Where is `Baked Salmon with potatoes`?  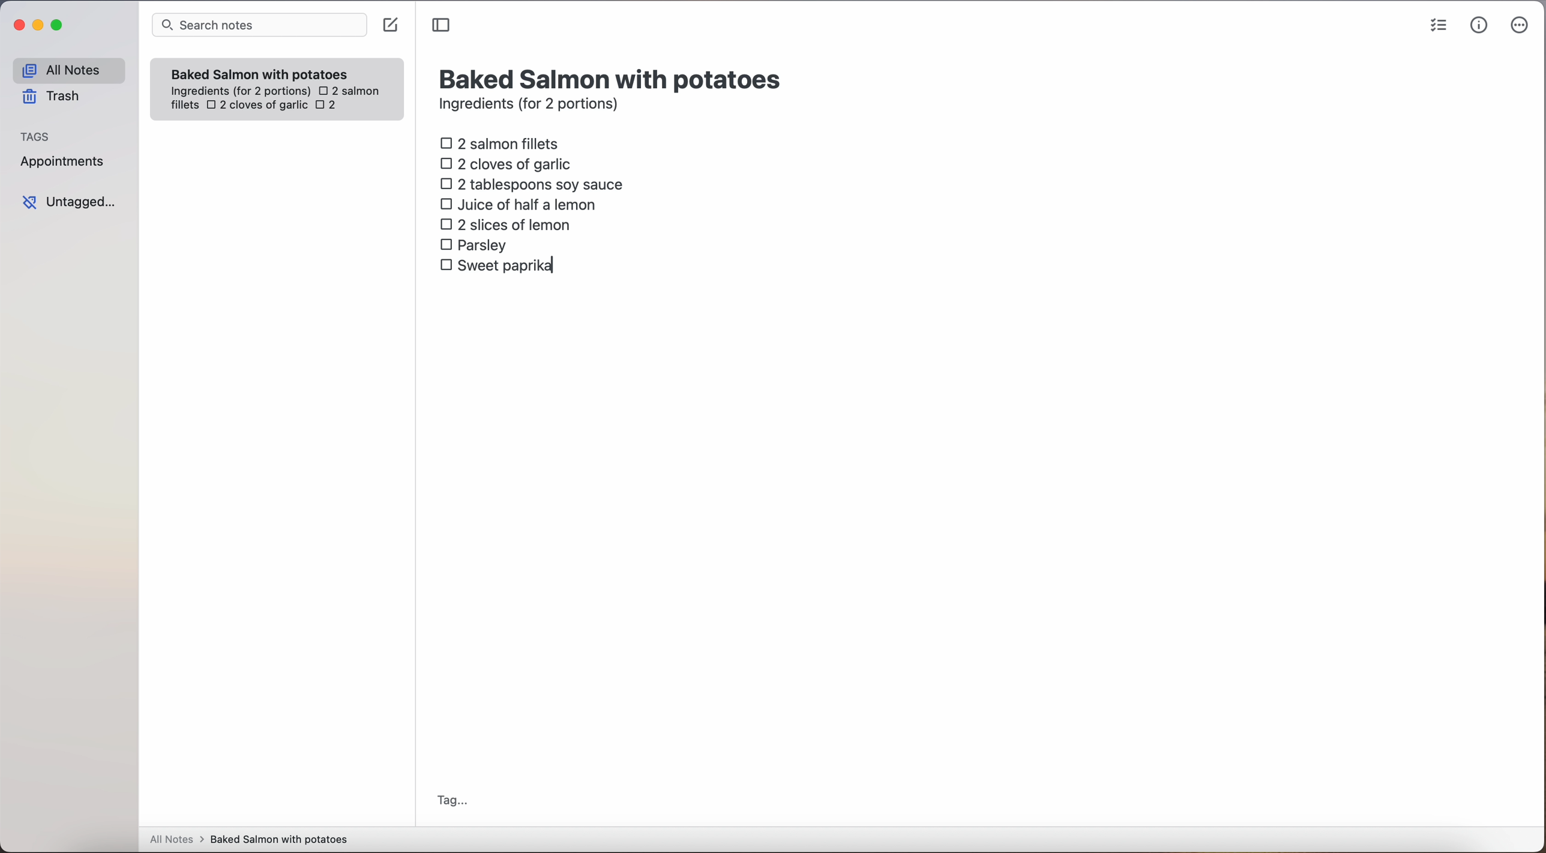
Baked Salmon with potatoes is located at coordinates (260, 71).